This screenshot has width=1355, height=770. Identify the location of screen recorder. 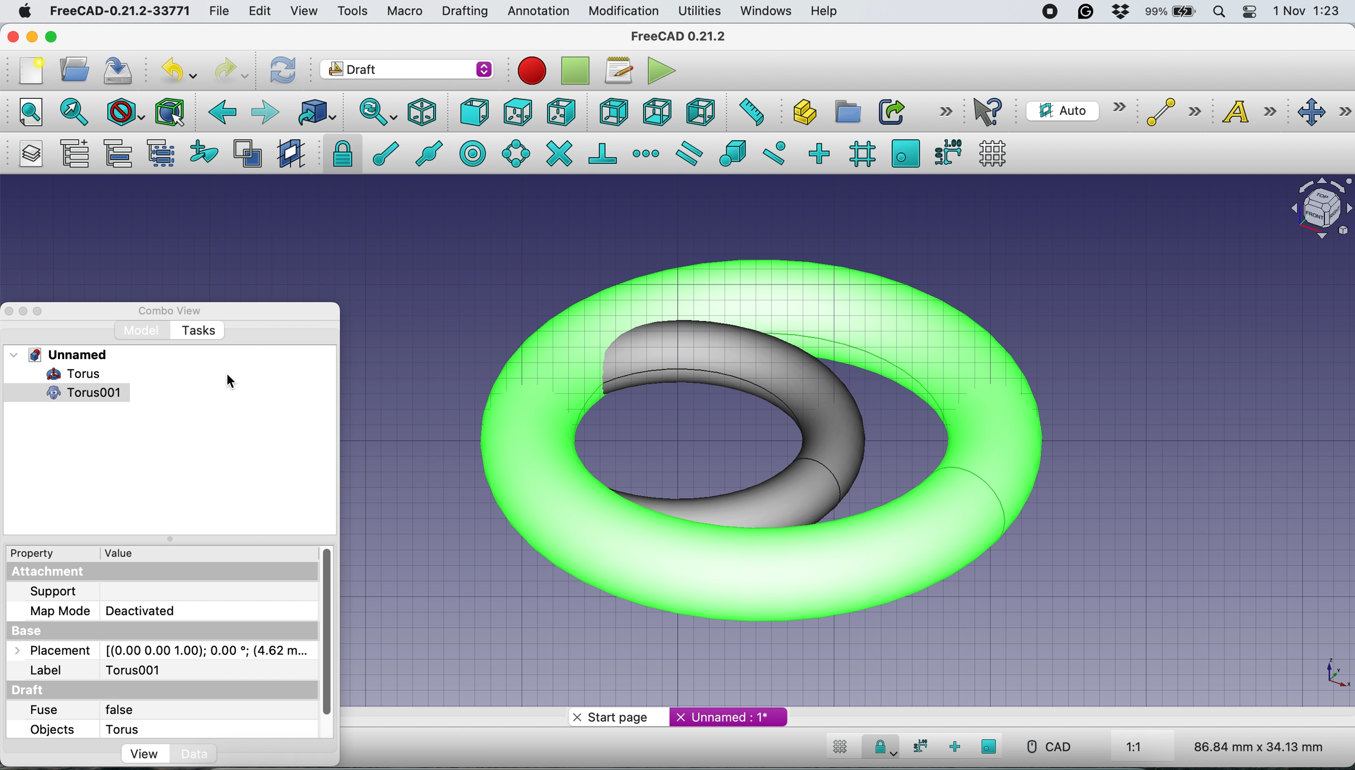
(1050, 14).